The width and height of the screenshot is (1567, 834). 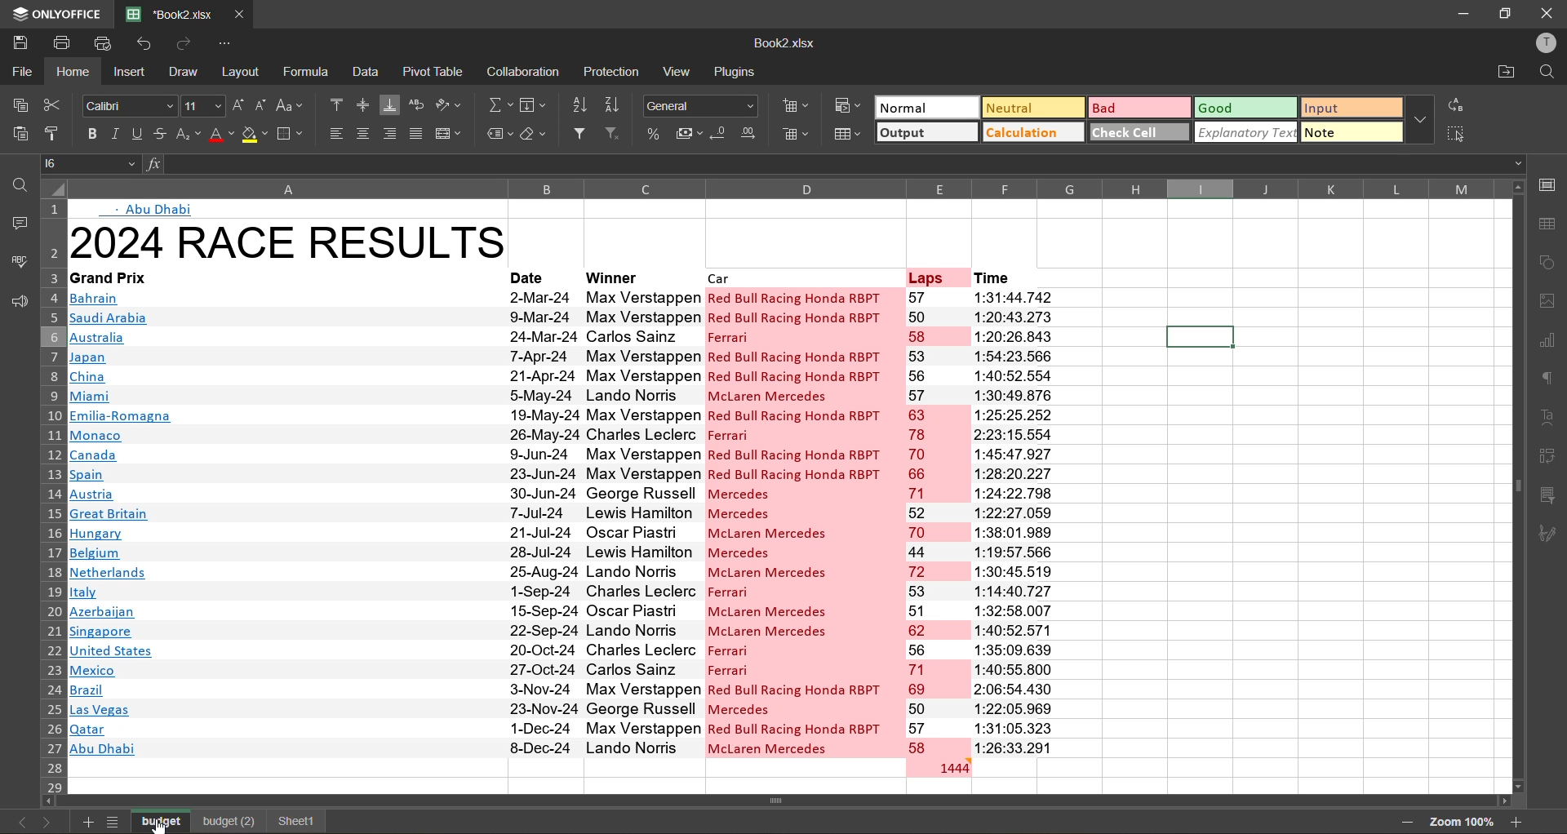 I want to click on accounting, so click(x=690, y=134).